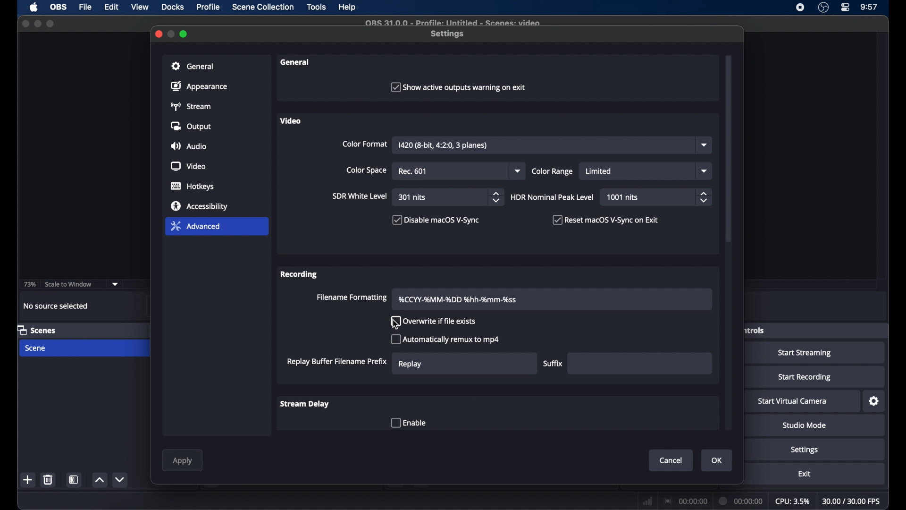 The image size is (906, 510). What do you see at coordinates (704, 145) in the screenshot?
I see `dropdown` at bounding box center [704, 145].